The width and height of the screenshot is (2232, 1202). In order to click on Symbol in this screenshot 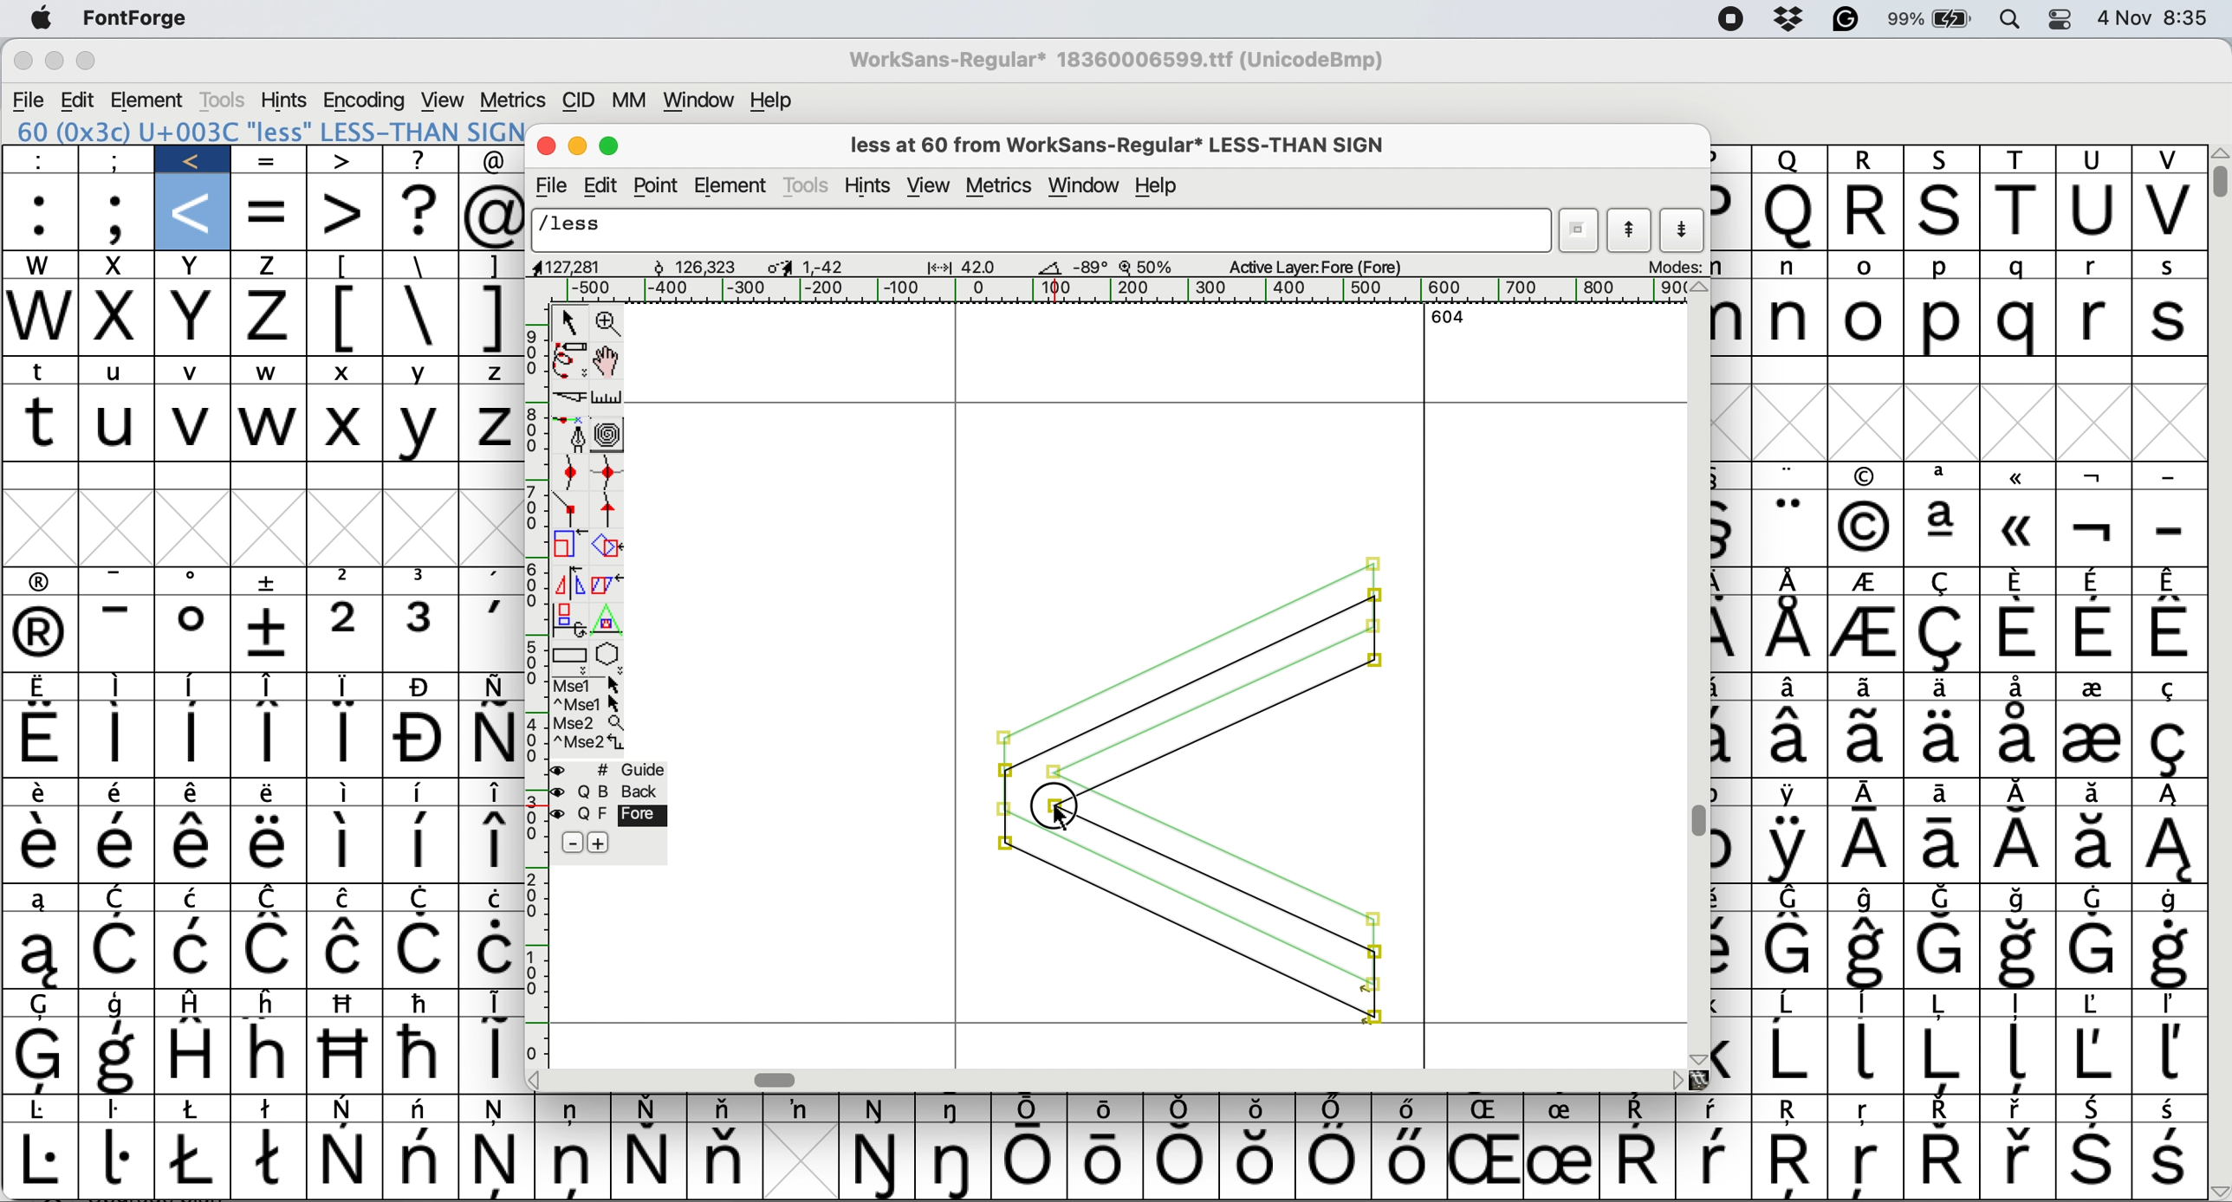, I will do `click(2018, 899)`.